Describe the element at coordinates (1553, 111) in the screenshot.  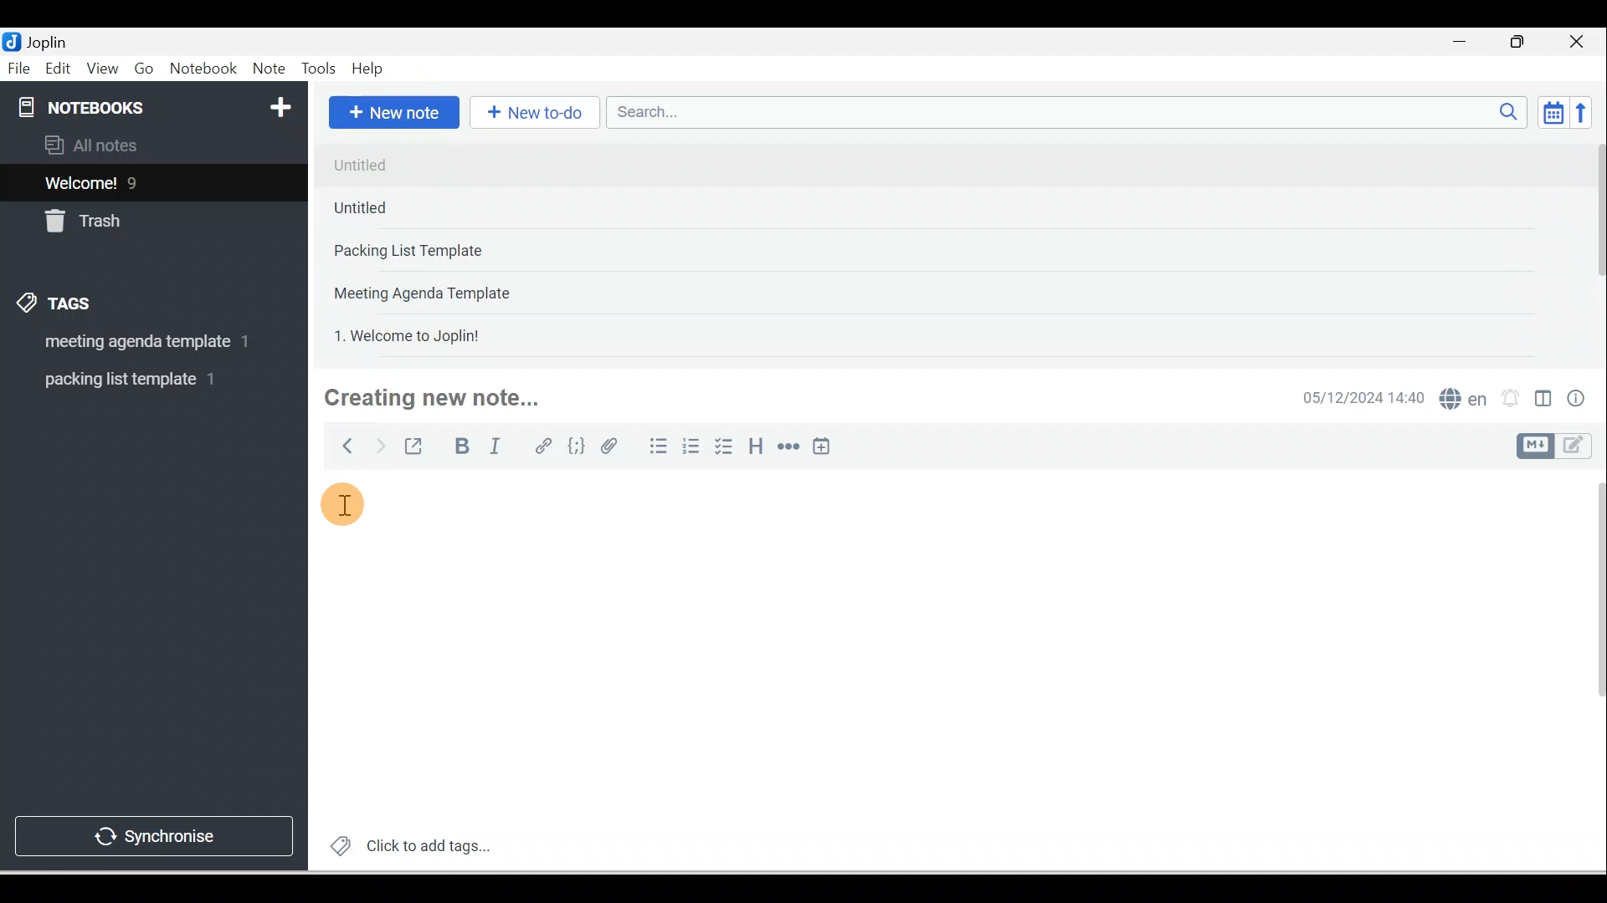
I see `Toggle sort order` at that location.